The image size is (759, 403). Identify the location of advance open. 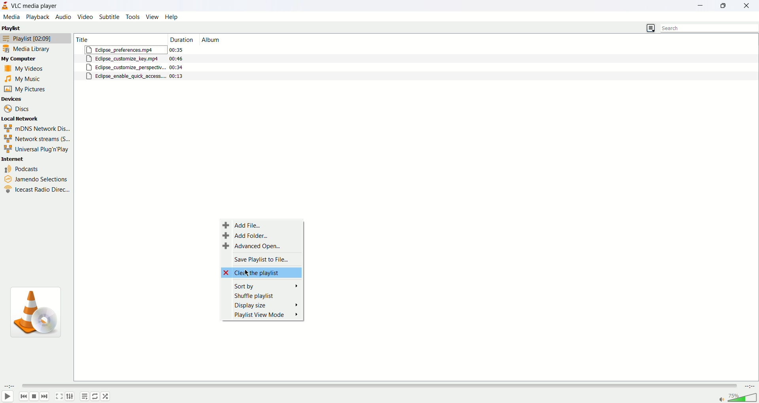
(251, 247).